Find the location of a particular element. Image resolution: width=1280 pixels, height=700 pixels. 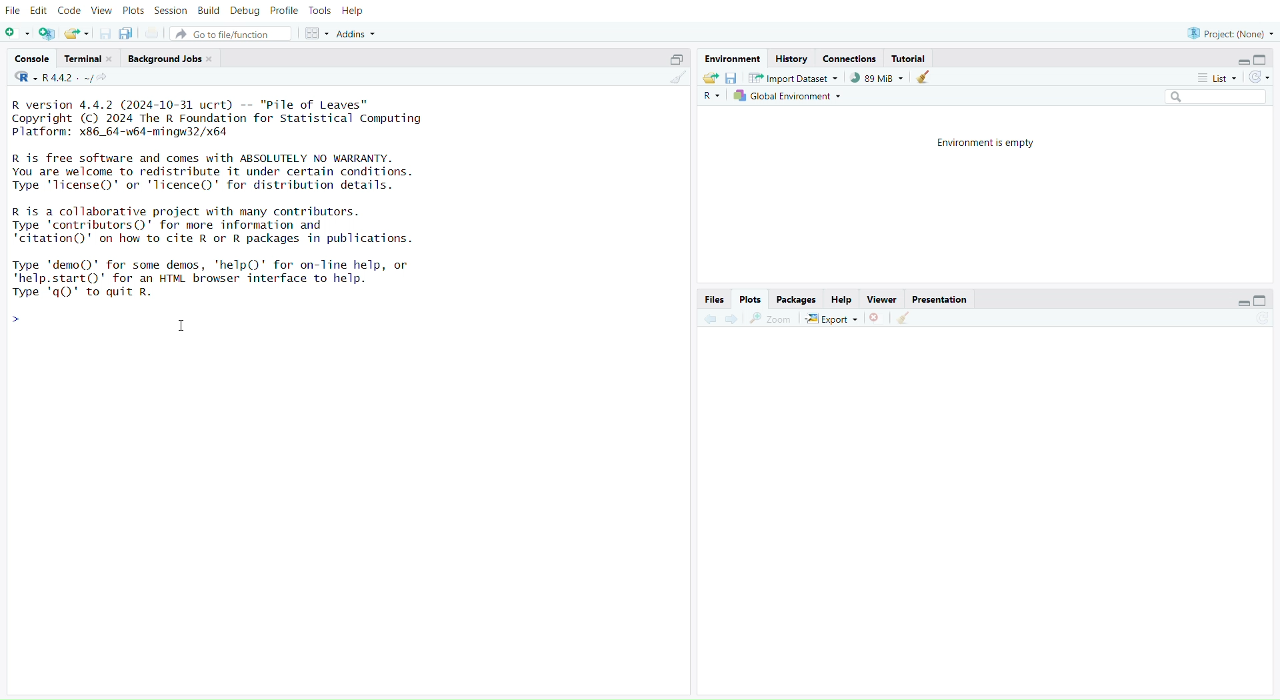

Go back to the previous source location (Ctrl + F9) is located at coordinates (709, 317).